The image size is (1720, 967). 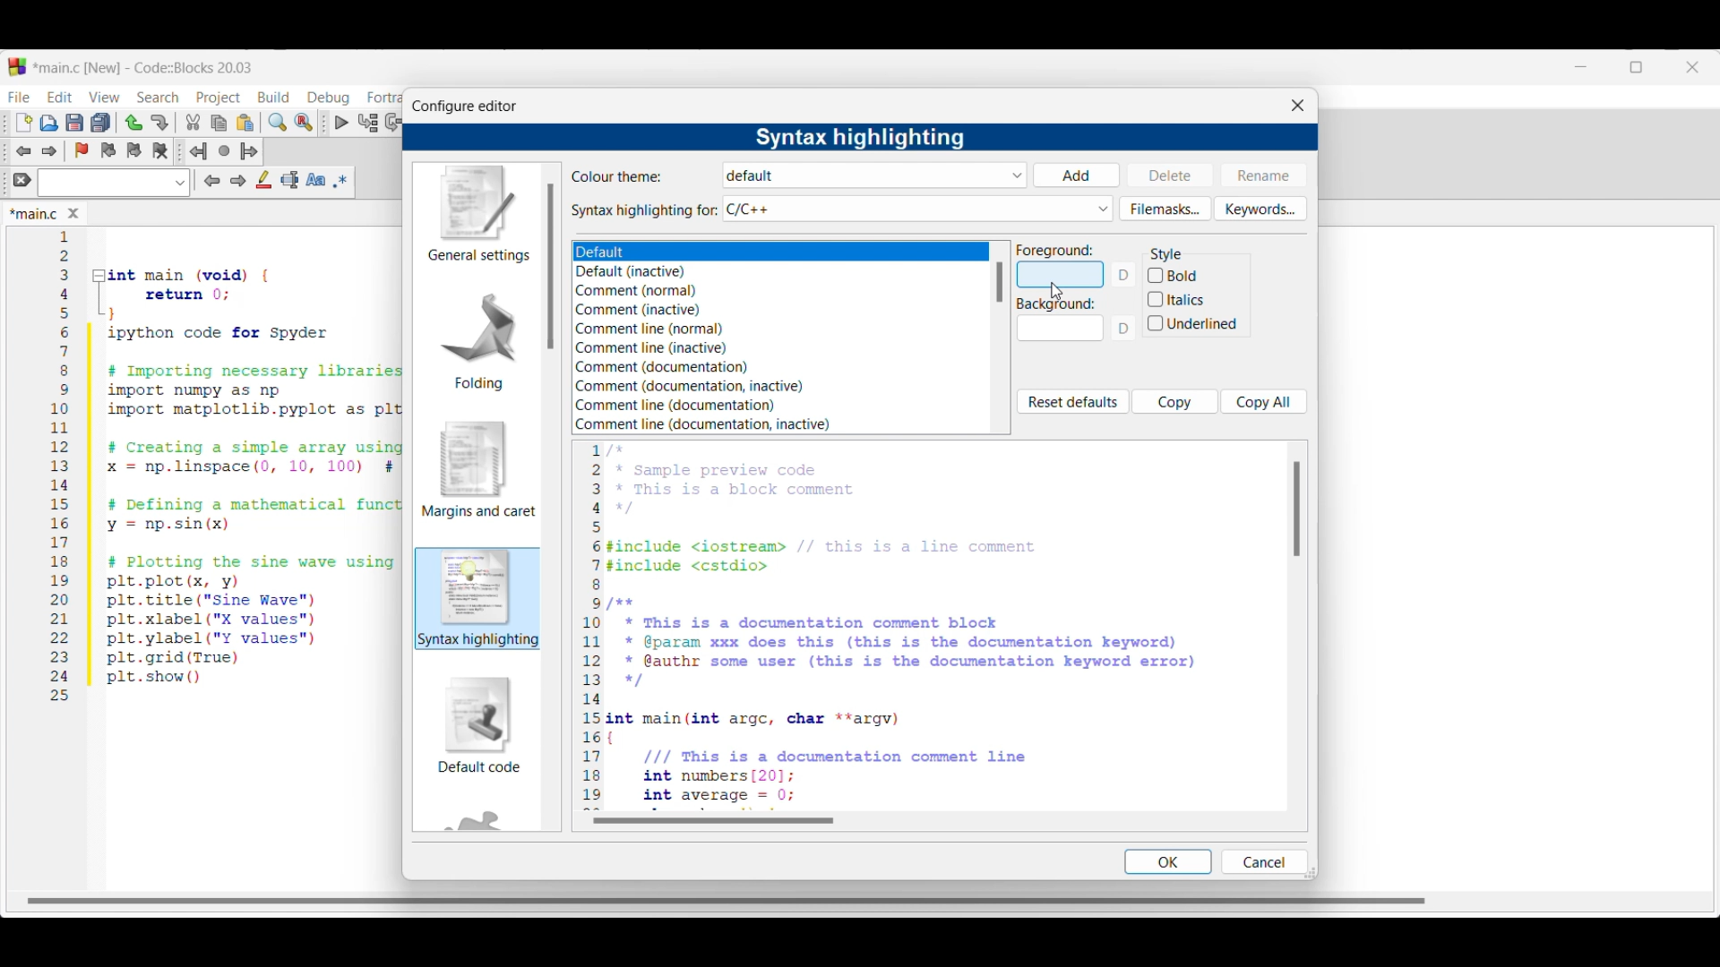 I want to click on Vertical slide bar, so click(x=1000, y=282).